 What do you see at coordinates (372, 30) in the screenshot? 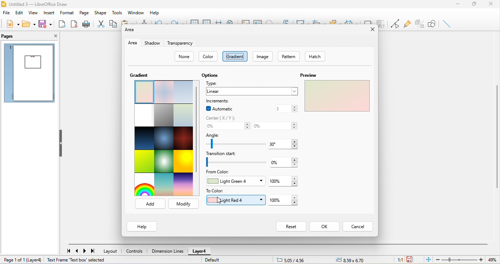
I see `close` at bounding box center [372, 30].